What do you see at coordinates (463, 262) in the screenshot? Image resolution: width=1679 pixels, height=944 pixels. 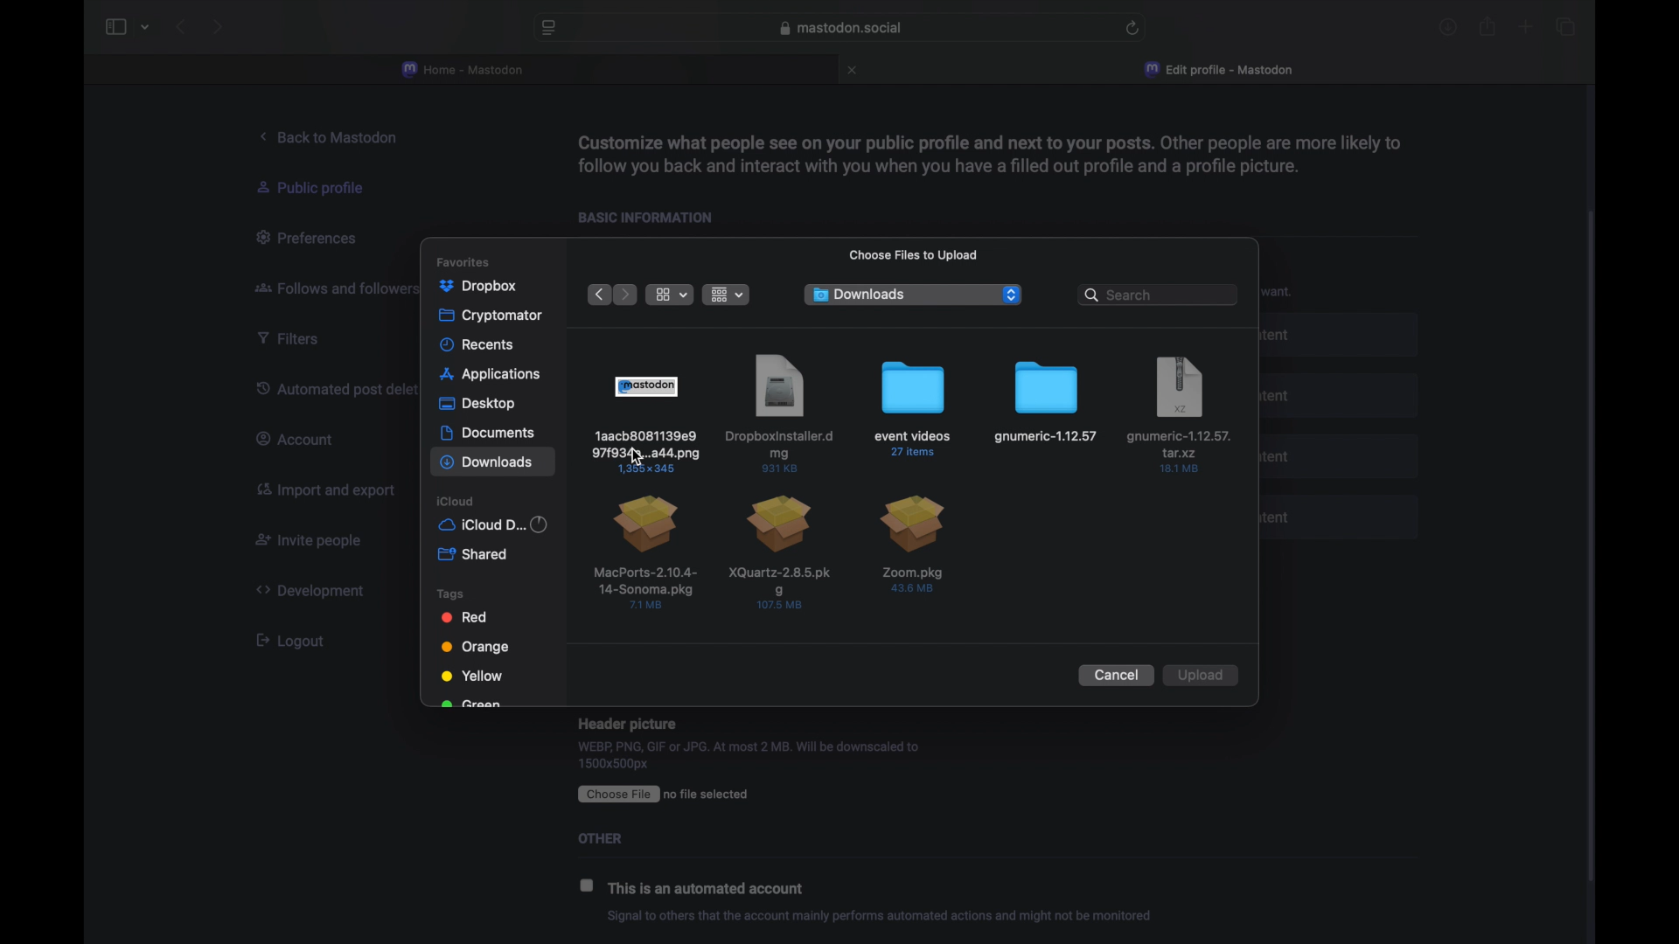 I see `favorites` at bounding box center [463, 262].